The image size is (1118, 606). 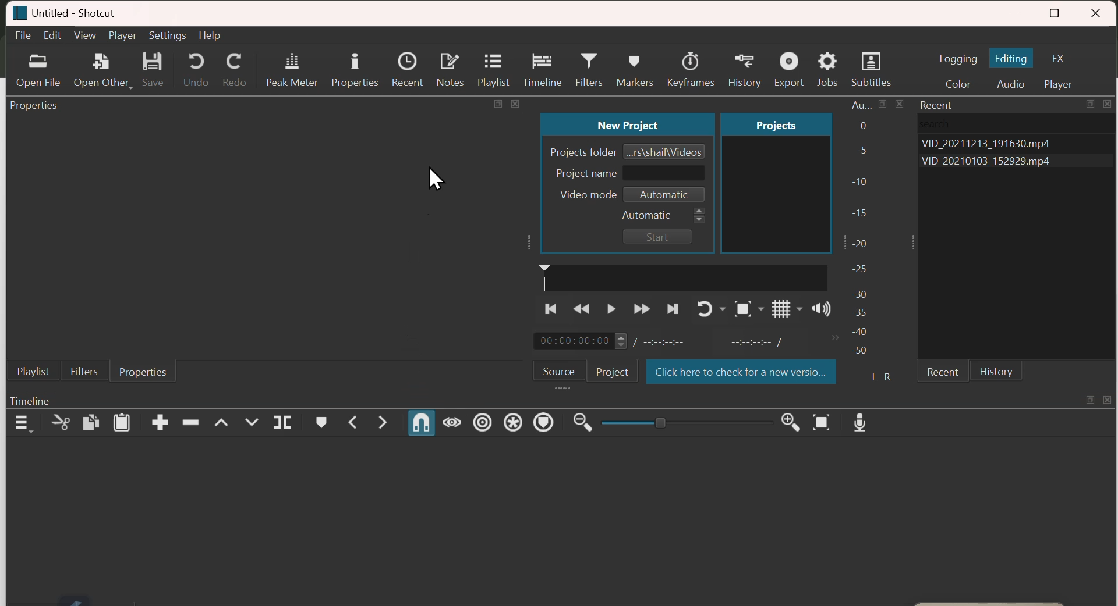 I want to click on Split ahead, so click(x=282, y=422).